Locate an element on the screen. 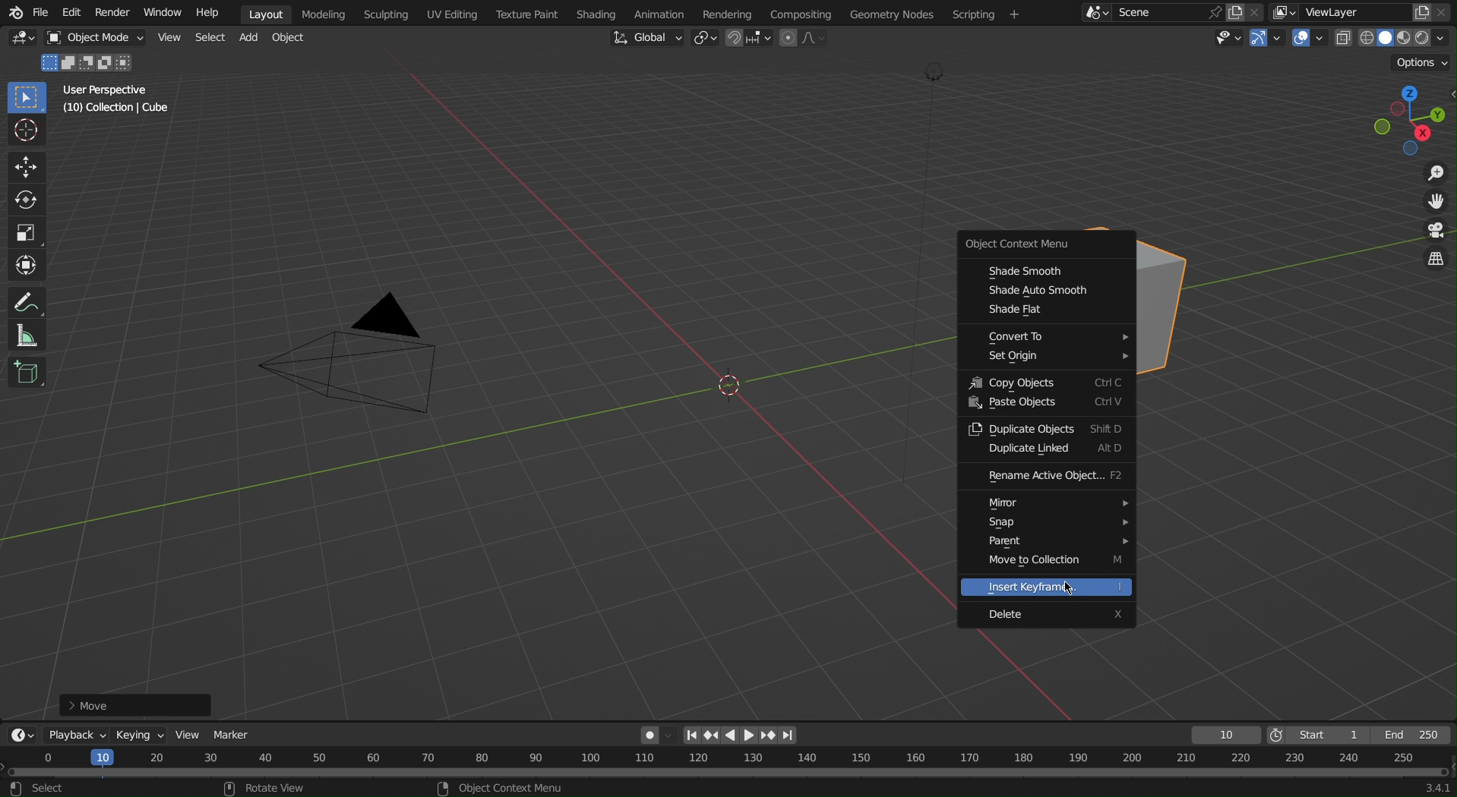 The image size is (1457, 797). Animation is located at coordinates (672, 12).